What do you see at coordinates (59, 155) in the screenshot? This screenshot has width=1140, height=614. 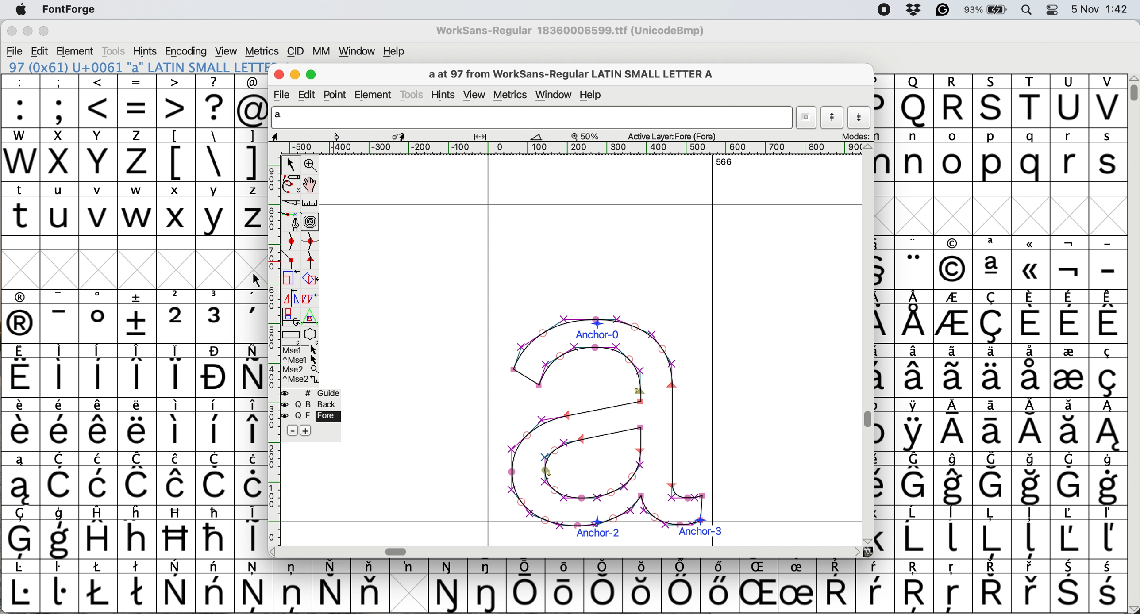 I see `x` at bounding box center [59, 155].